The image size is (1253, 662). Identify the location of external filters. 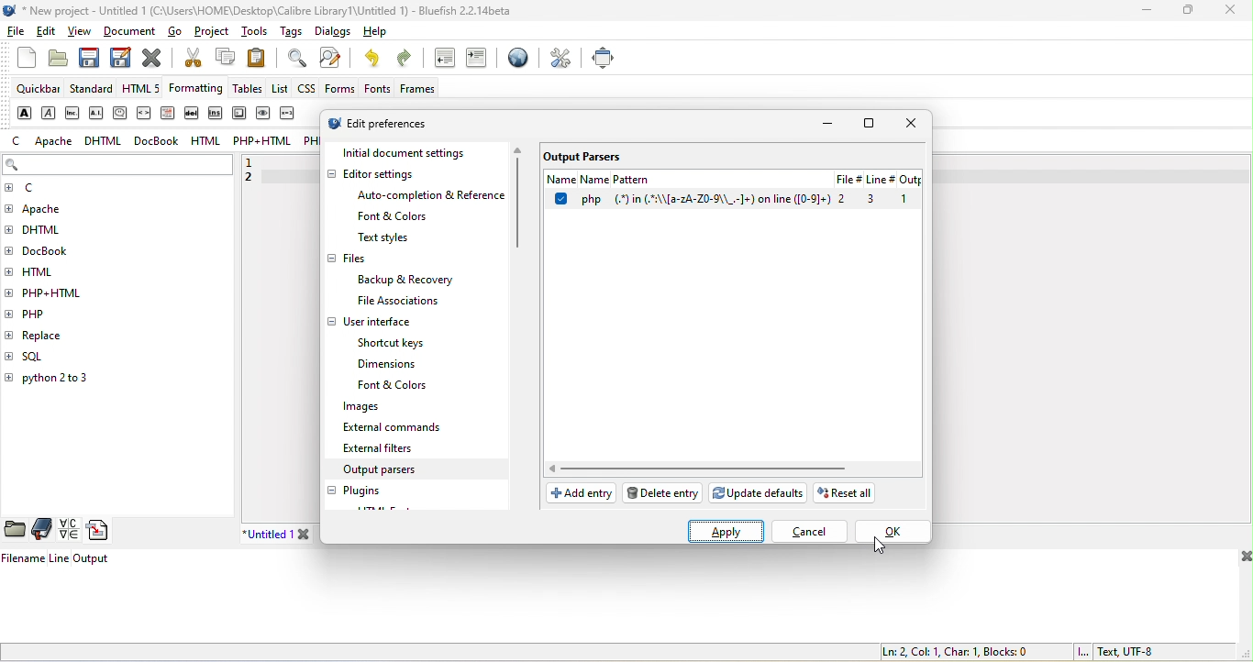
(381, 448).